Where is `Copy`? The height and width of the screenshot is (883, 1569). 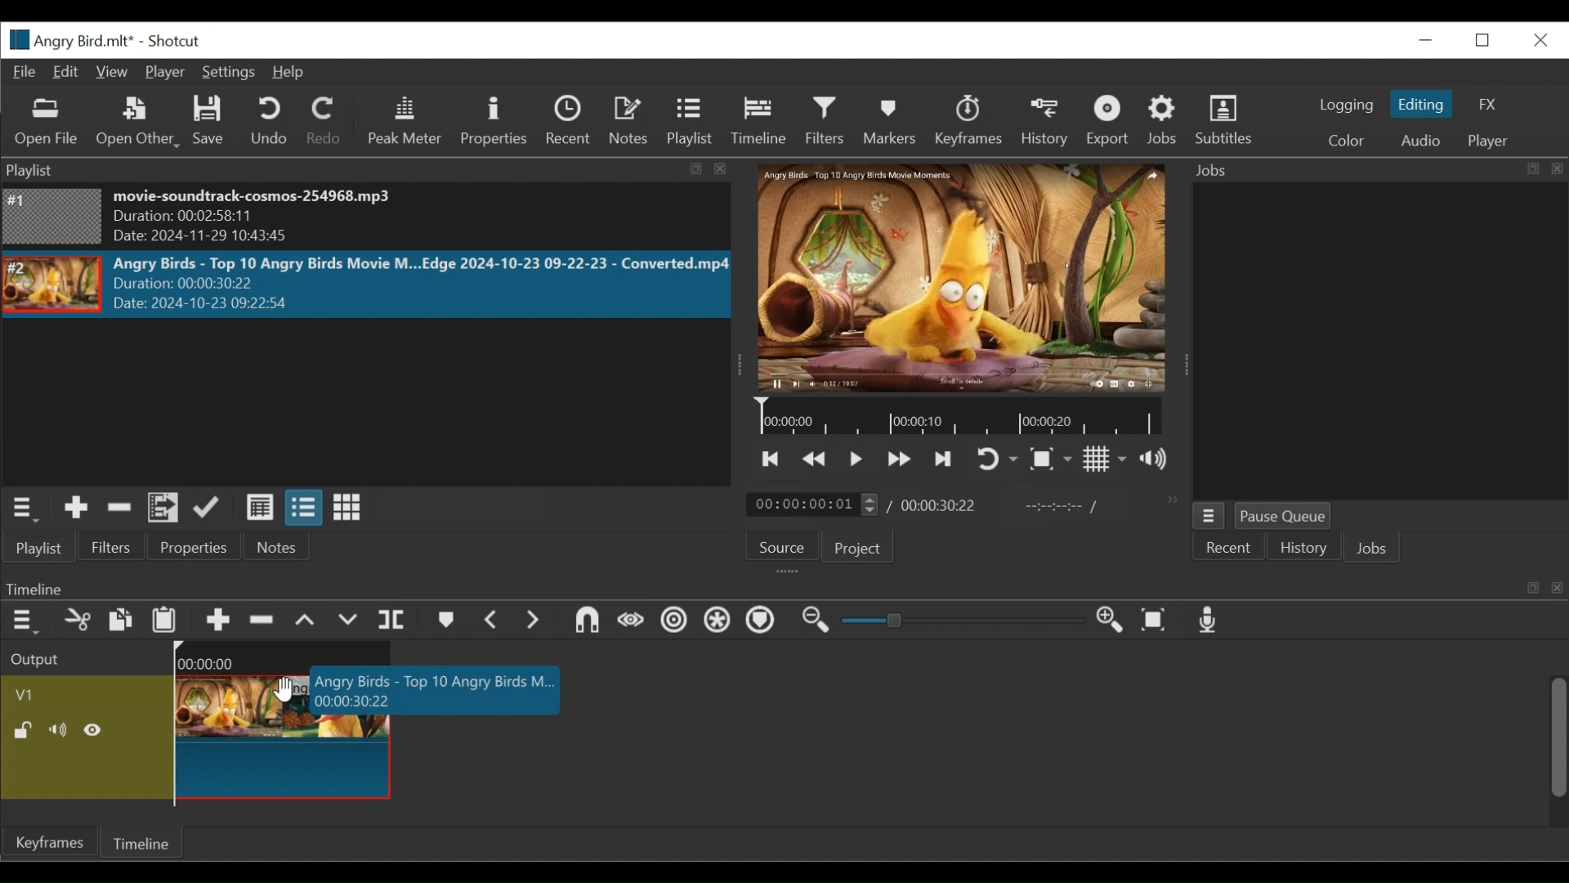 Copy is located at coordinates (123, 621).